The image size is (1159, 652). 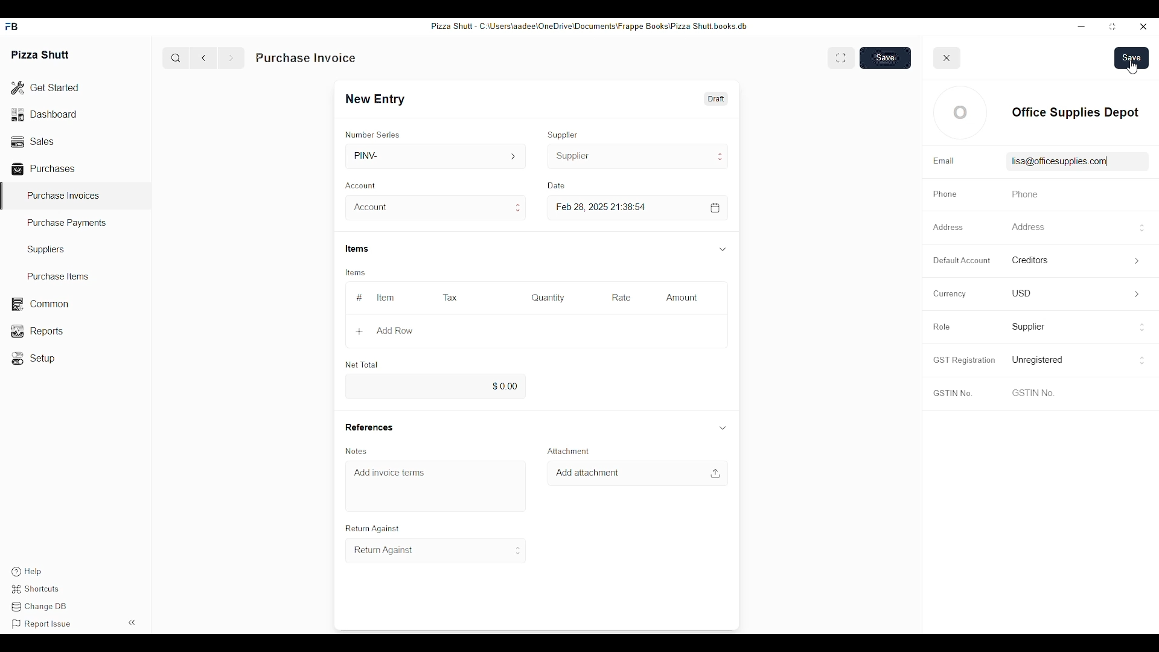 I want to click on Items, so click(x=354, y=273).